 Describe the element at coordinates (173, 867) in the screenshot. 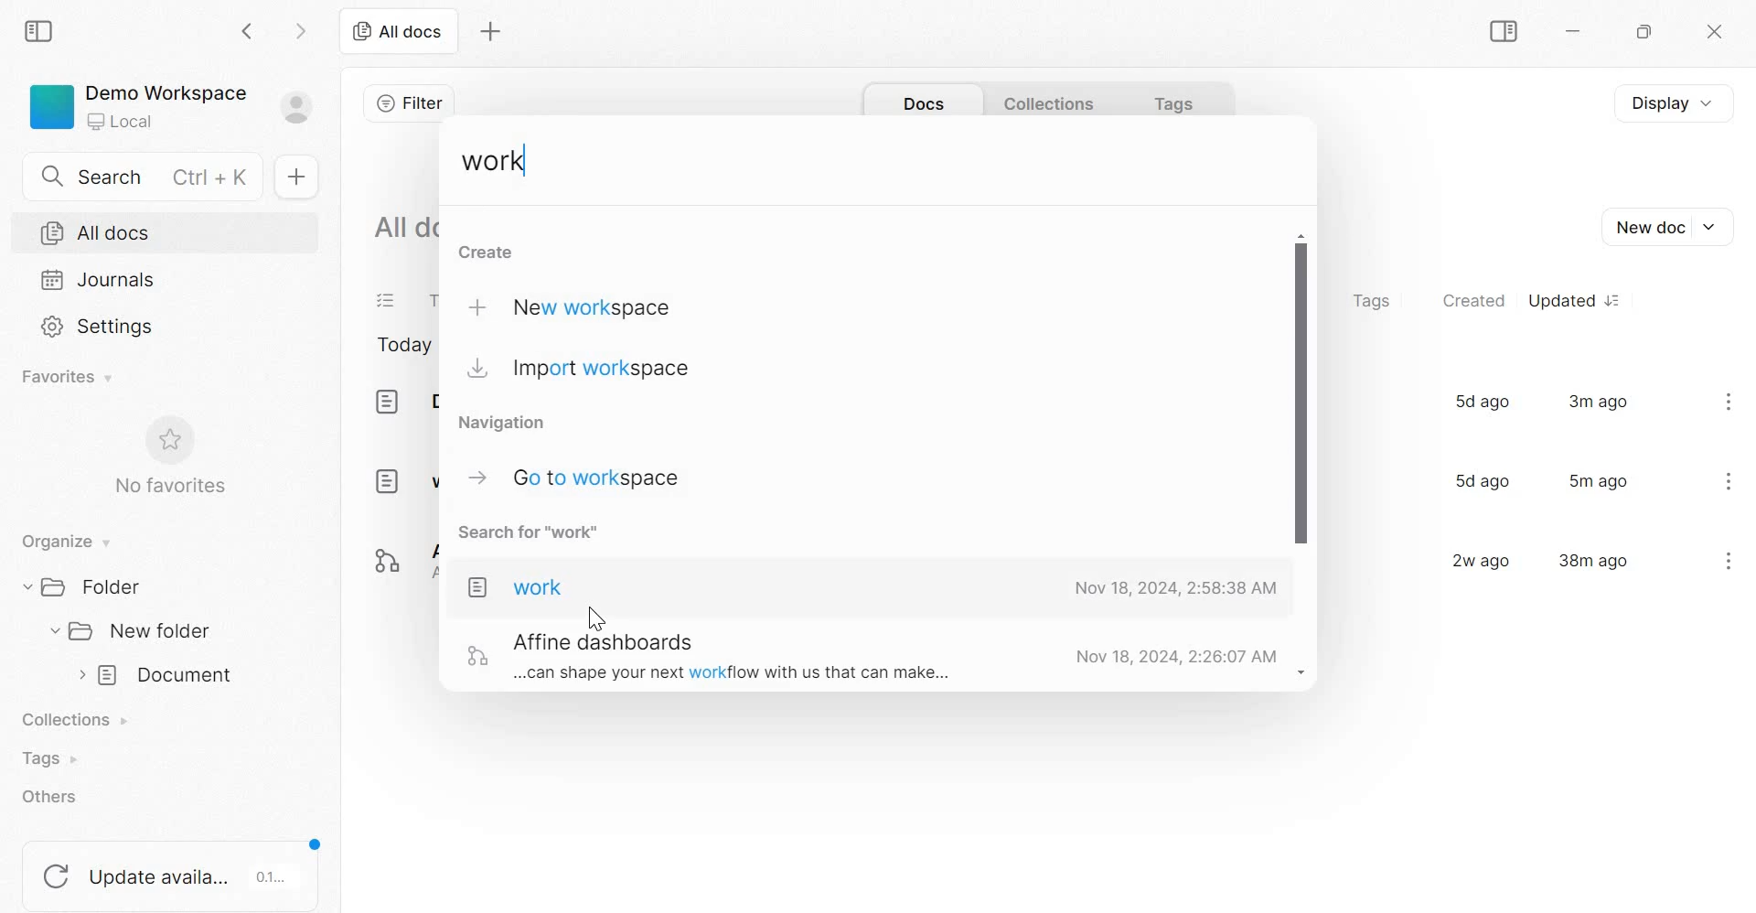

I see `update available` at that location.